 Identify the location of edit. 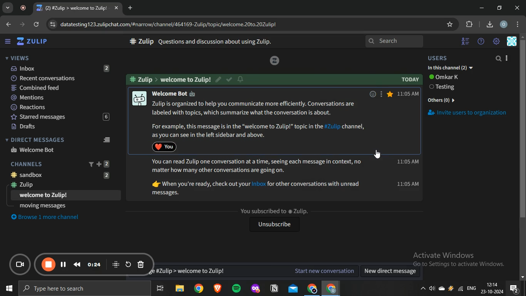
(219, 79).